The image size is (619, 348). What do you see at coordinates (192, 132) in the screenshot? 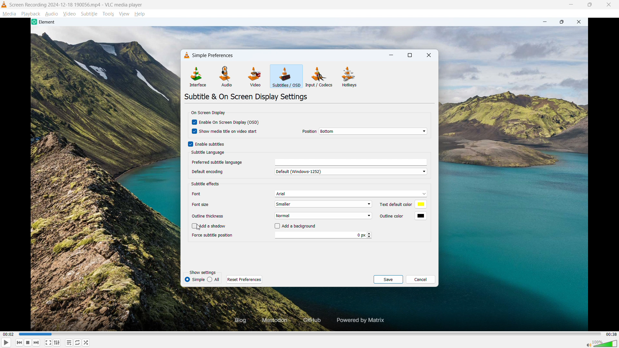
I see `checkbox` at bounding box center [192, 132].